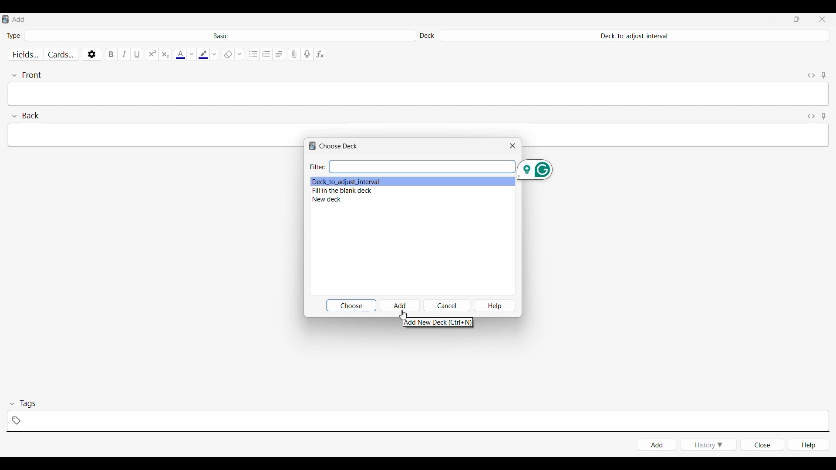 The width and height of the screenshot is (836, 470). Describe the element at coordinates (19, 19) in the screenshot. I see `Window name` at that location.